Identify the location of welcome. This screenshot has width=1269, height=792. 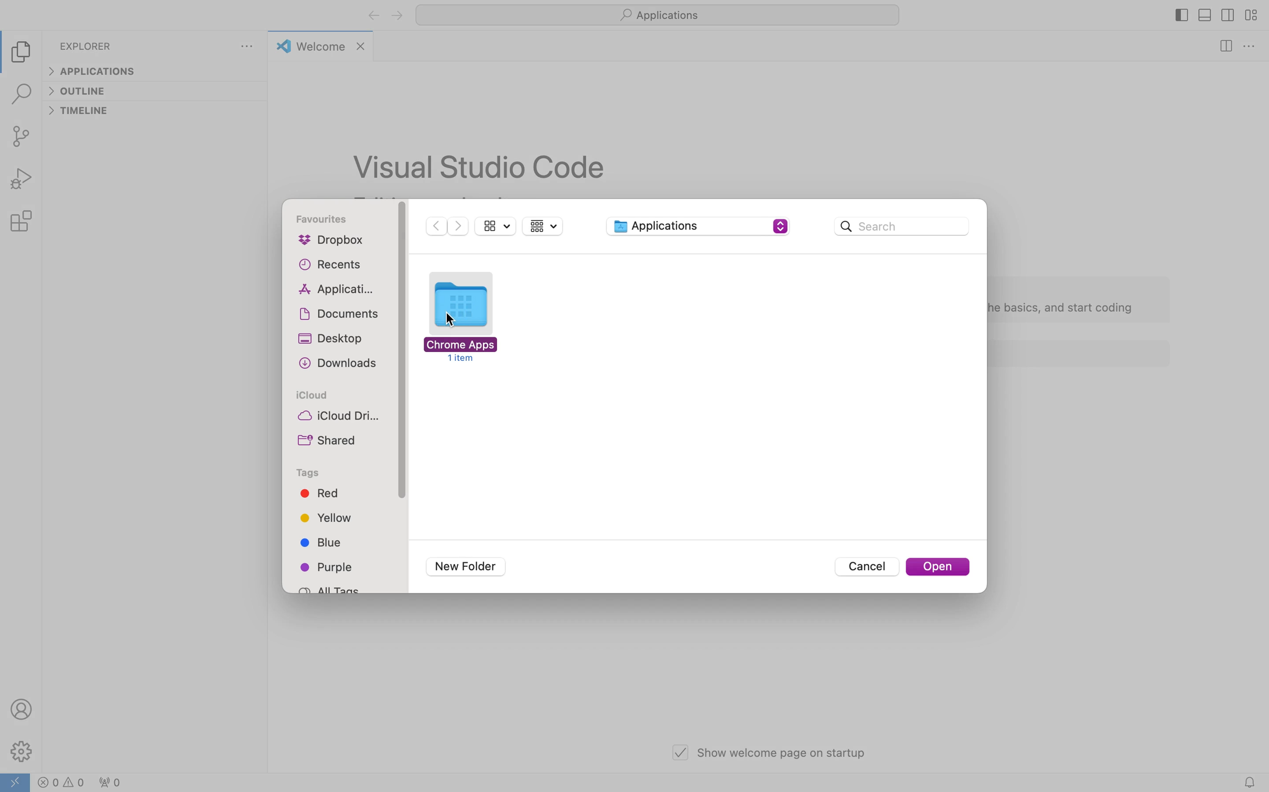
(321, 46).